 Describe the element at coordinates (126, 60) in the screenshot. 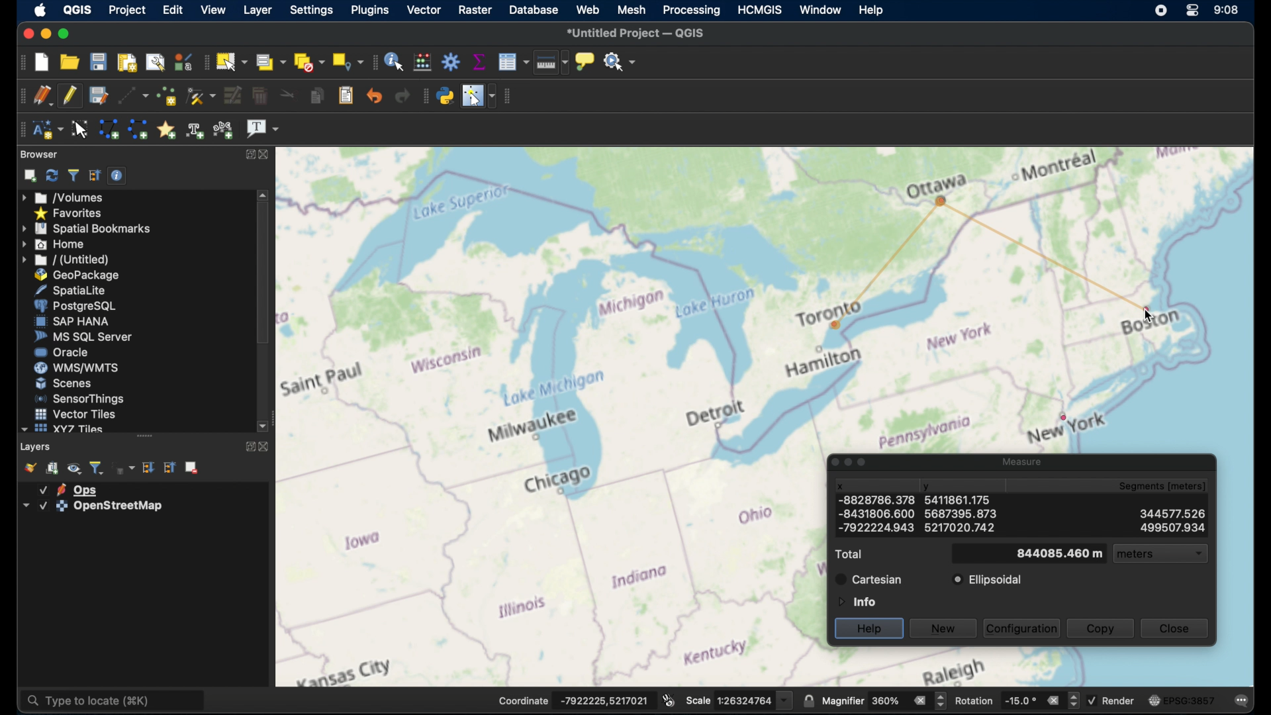

I see `new print layout` at that location.